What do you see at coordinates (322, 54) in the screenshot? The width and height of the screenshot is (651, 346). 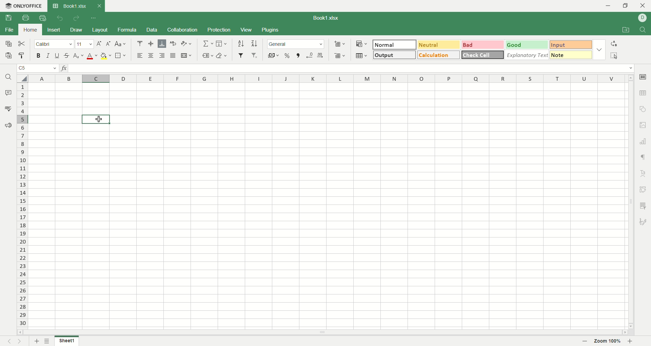 I see `increase decimal` at bounding box center [322, 54].